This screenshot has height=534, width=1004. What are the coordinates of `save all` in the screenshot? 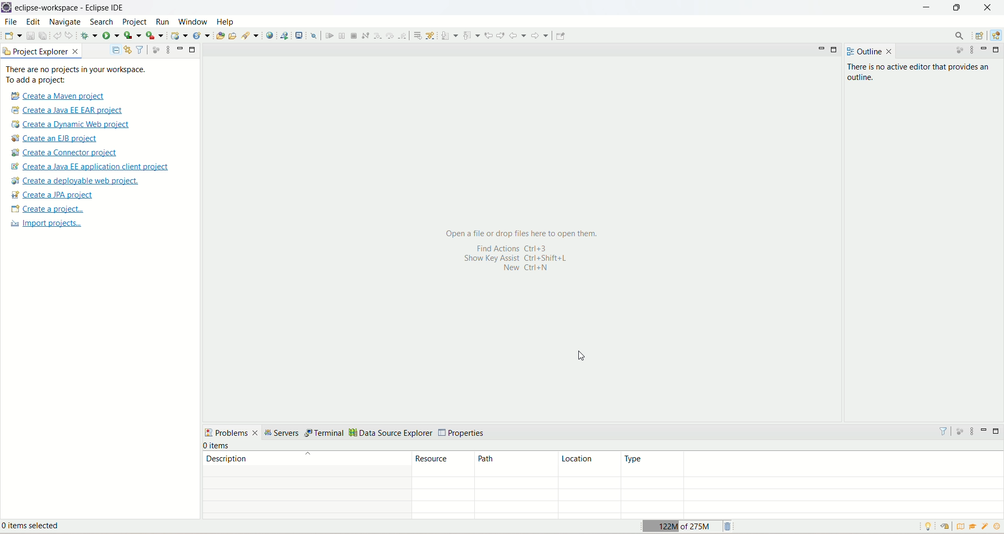 It's located at (43, 35).